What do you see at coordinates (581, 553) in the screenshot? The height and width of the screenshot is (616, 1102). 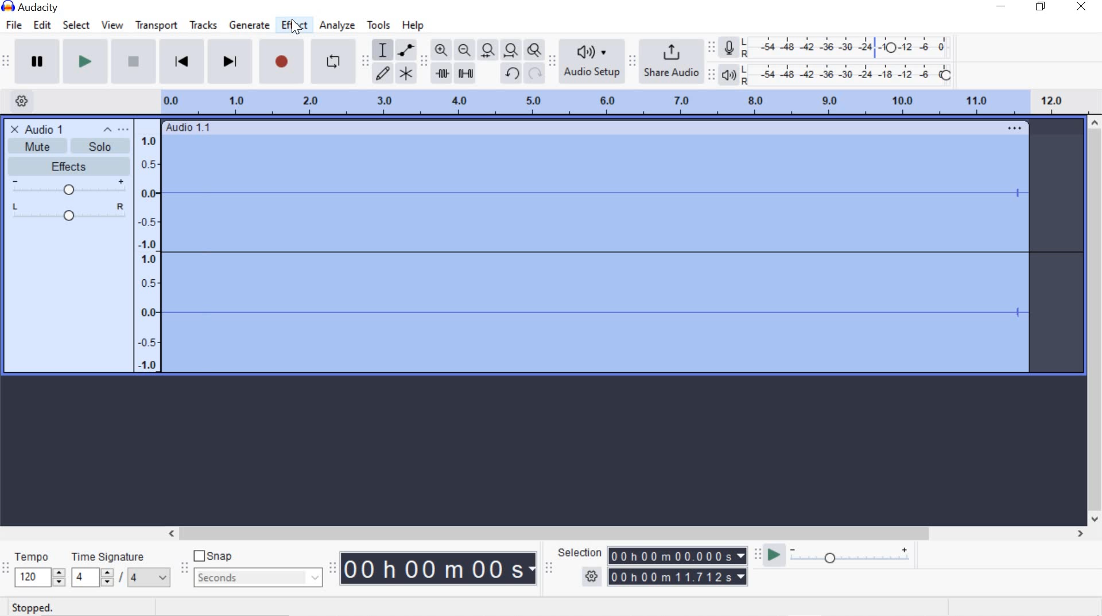 I see `SELECTION` at bounding box center [581, 553].